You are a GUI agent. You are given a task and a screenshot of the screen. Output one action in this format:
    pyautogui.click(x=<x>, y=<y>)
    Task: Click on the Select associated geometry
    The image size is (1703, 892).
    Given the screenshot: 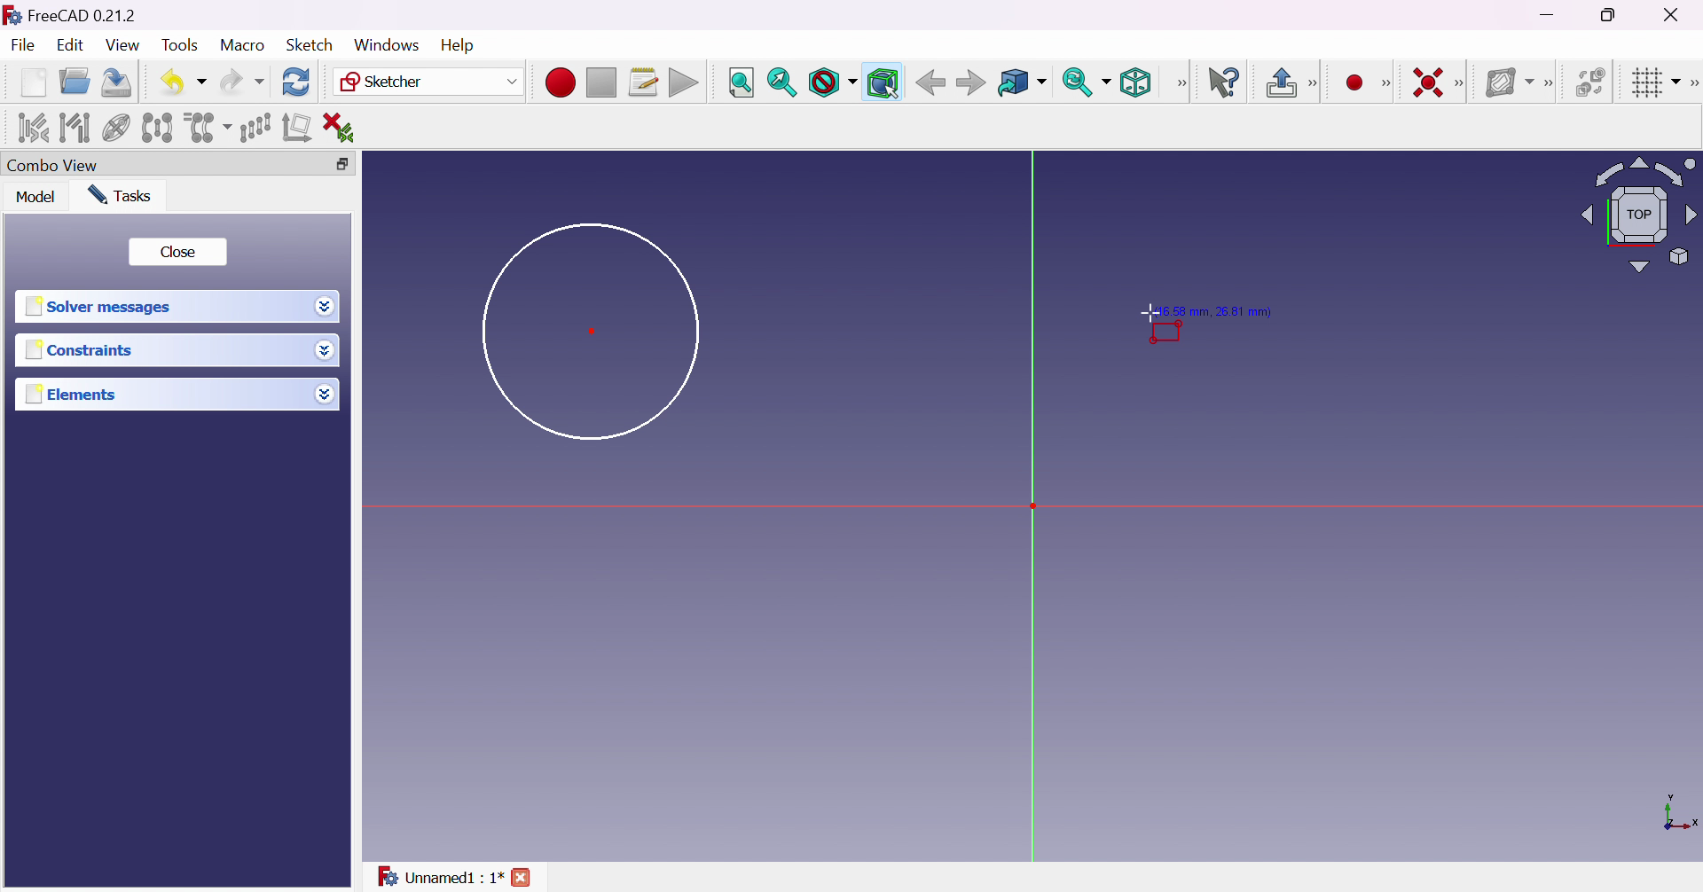 What is the action you would take?
    pyautogui.click(x=75, y=126)
    